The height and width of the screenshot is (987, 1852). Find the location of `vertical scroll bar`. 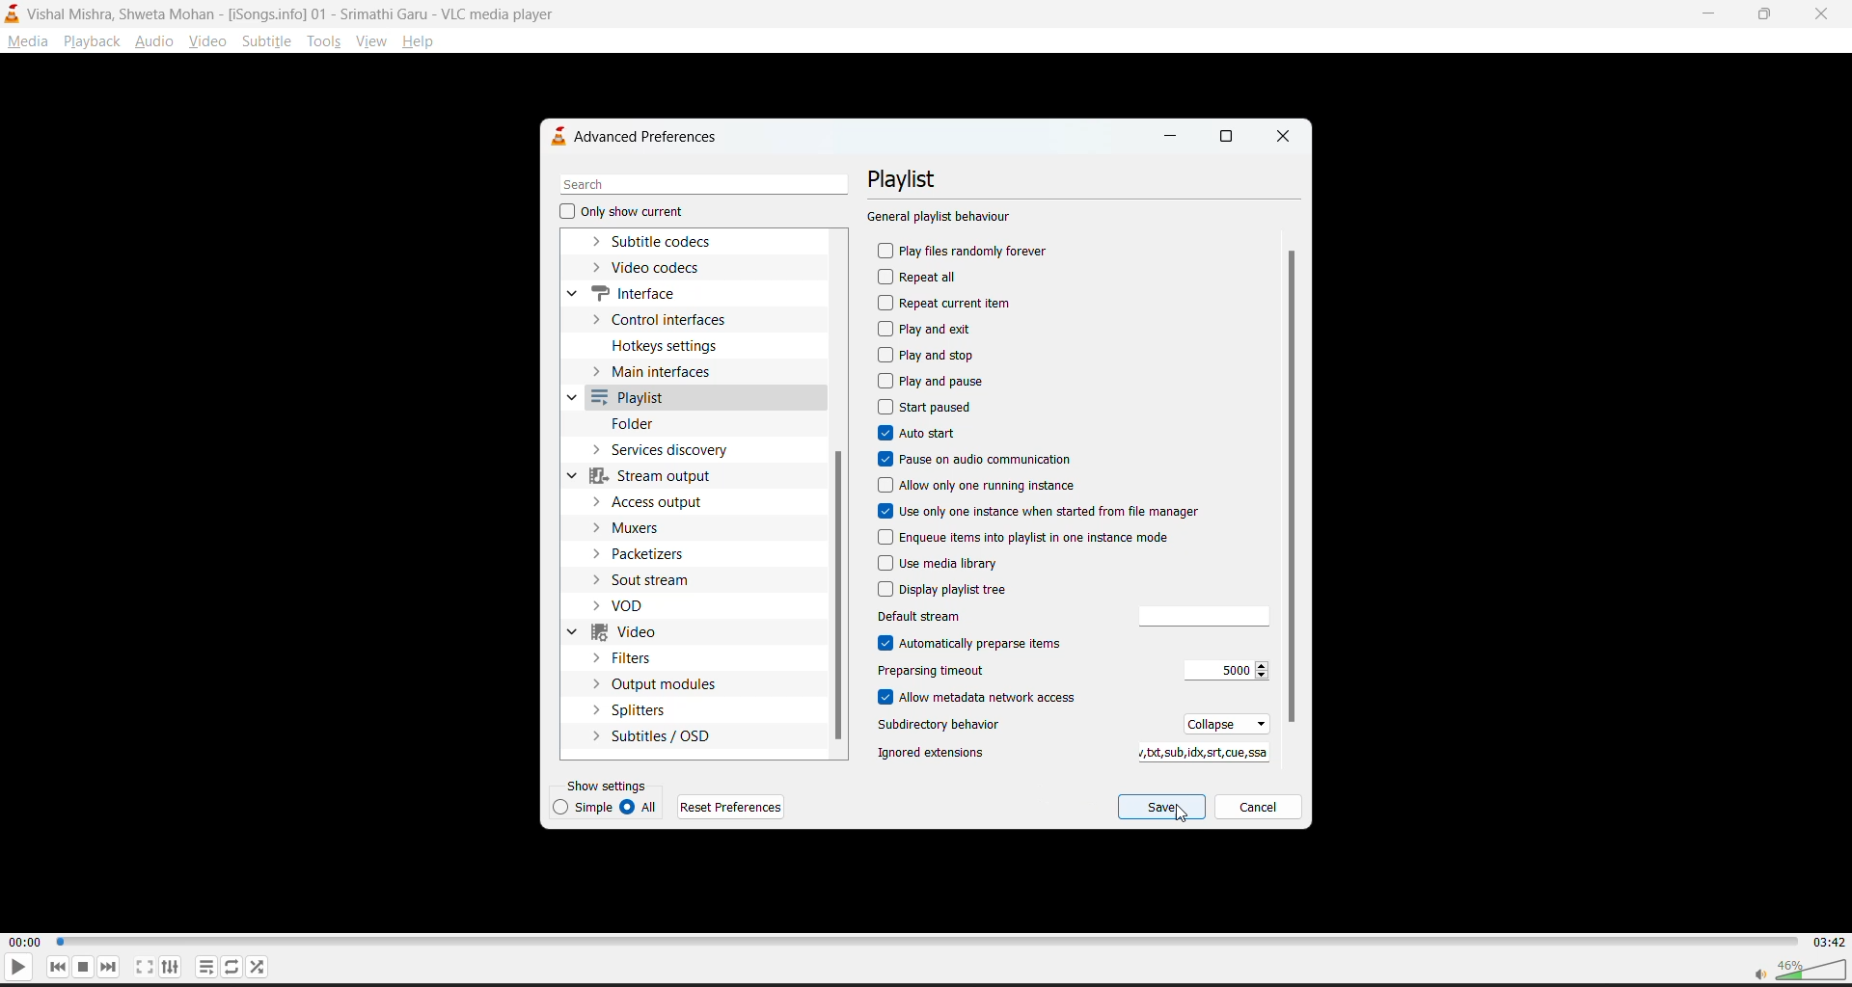

vertical scroll bar is located at coordinates (838, 597).